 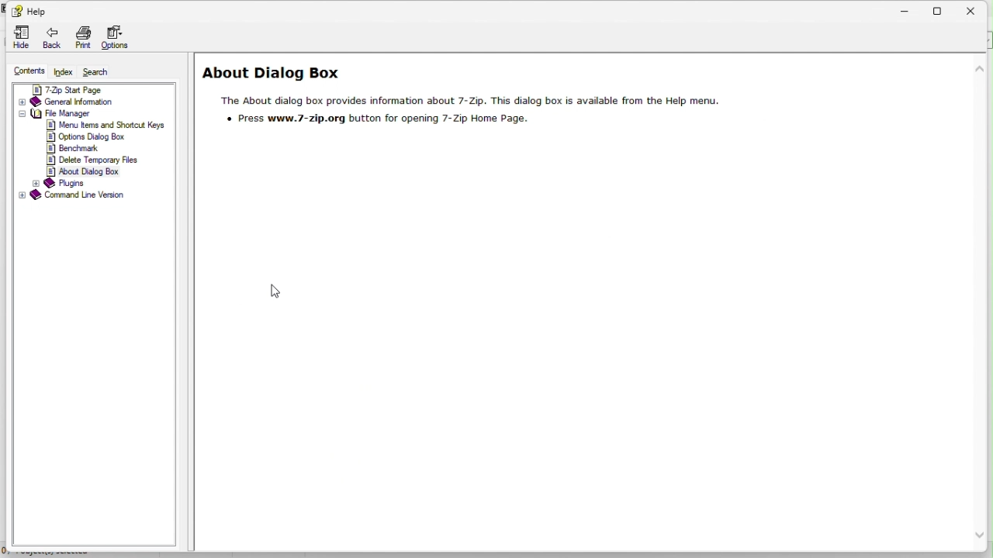 What do you see at coordinates (53, 37) in the screenshot?
I see `Back` at bounding box center [53, 37].